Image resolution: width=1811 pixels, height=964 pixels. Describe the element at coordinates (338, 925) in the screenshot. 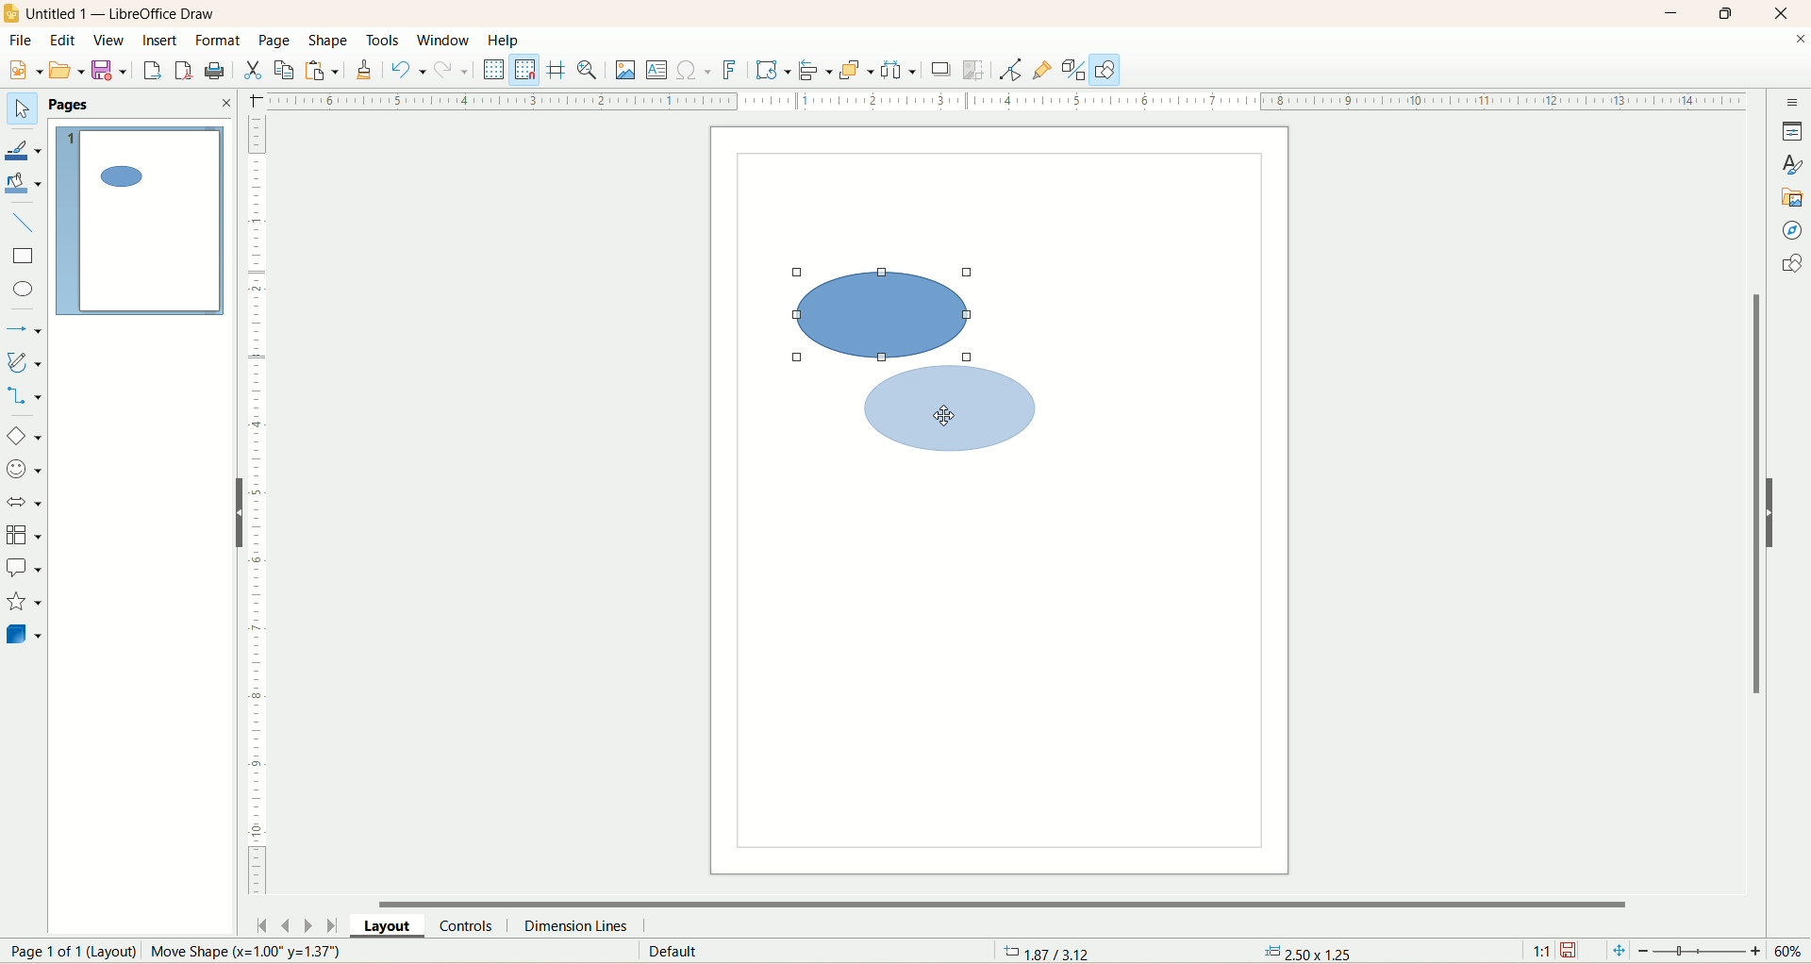

I see `last page` at that location.